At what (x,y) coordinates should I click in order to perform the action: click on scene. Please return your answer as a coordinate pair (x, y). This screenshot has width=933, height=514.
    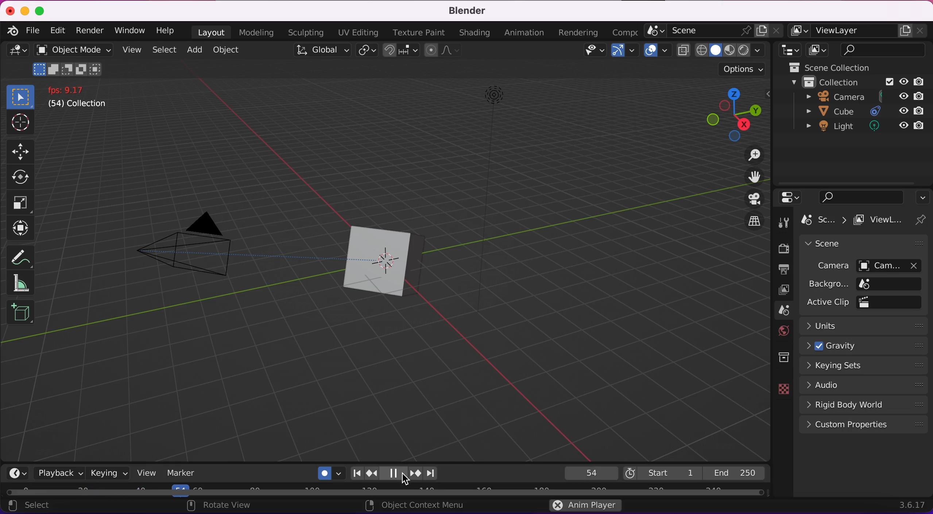
    Looking at the image, I should click on (822, 220).